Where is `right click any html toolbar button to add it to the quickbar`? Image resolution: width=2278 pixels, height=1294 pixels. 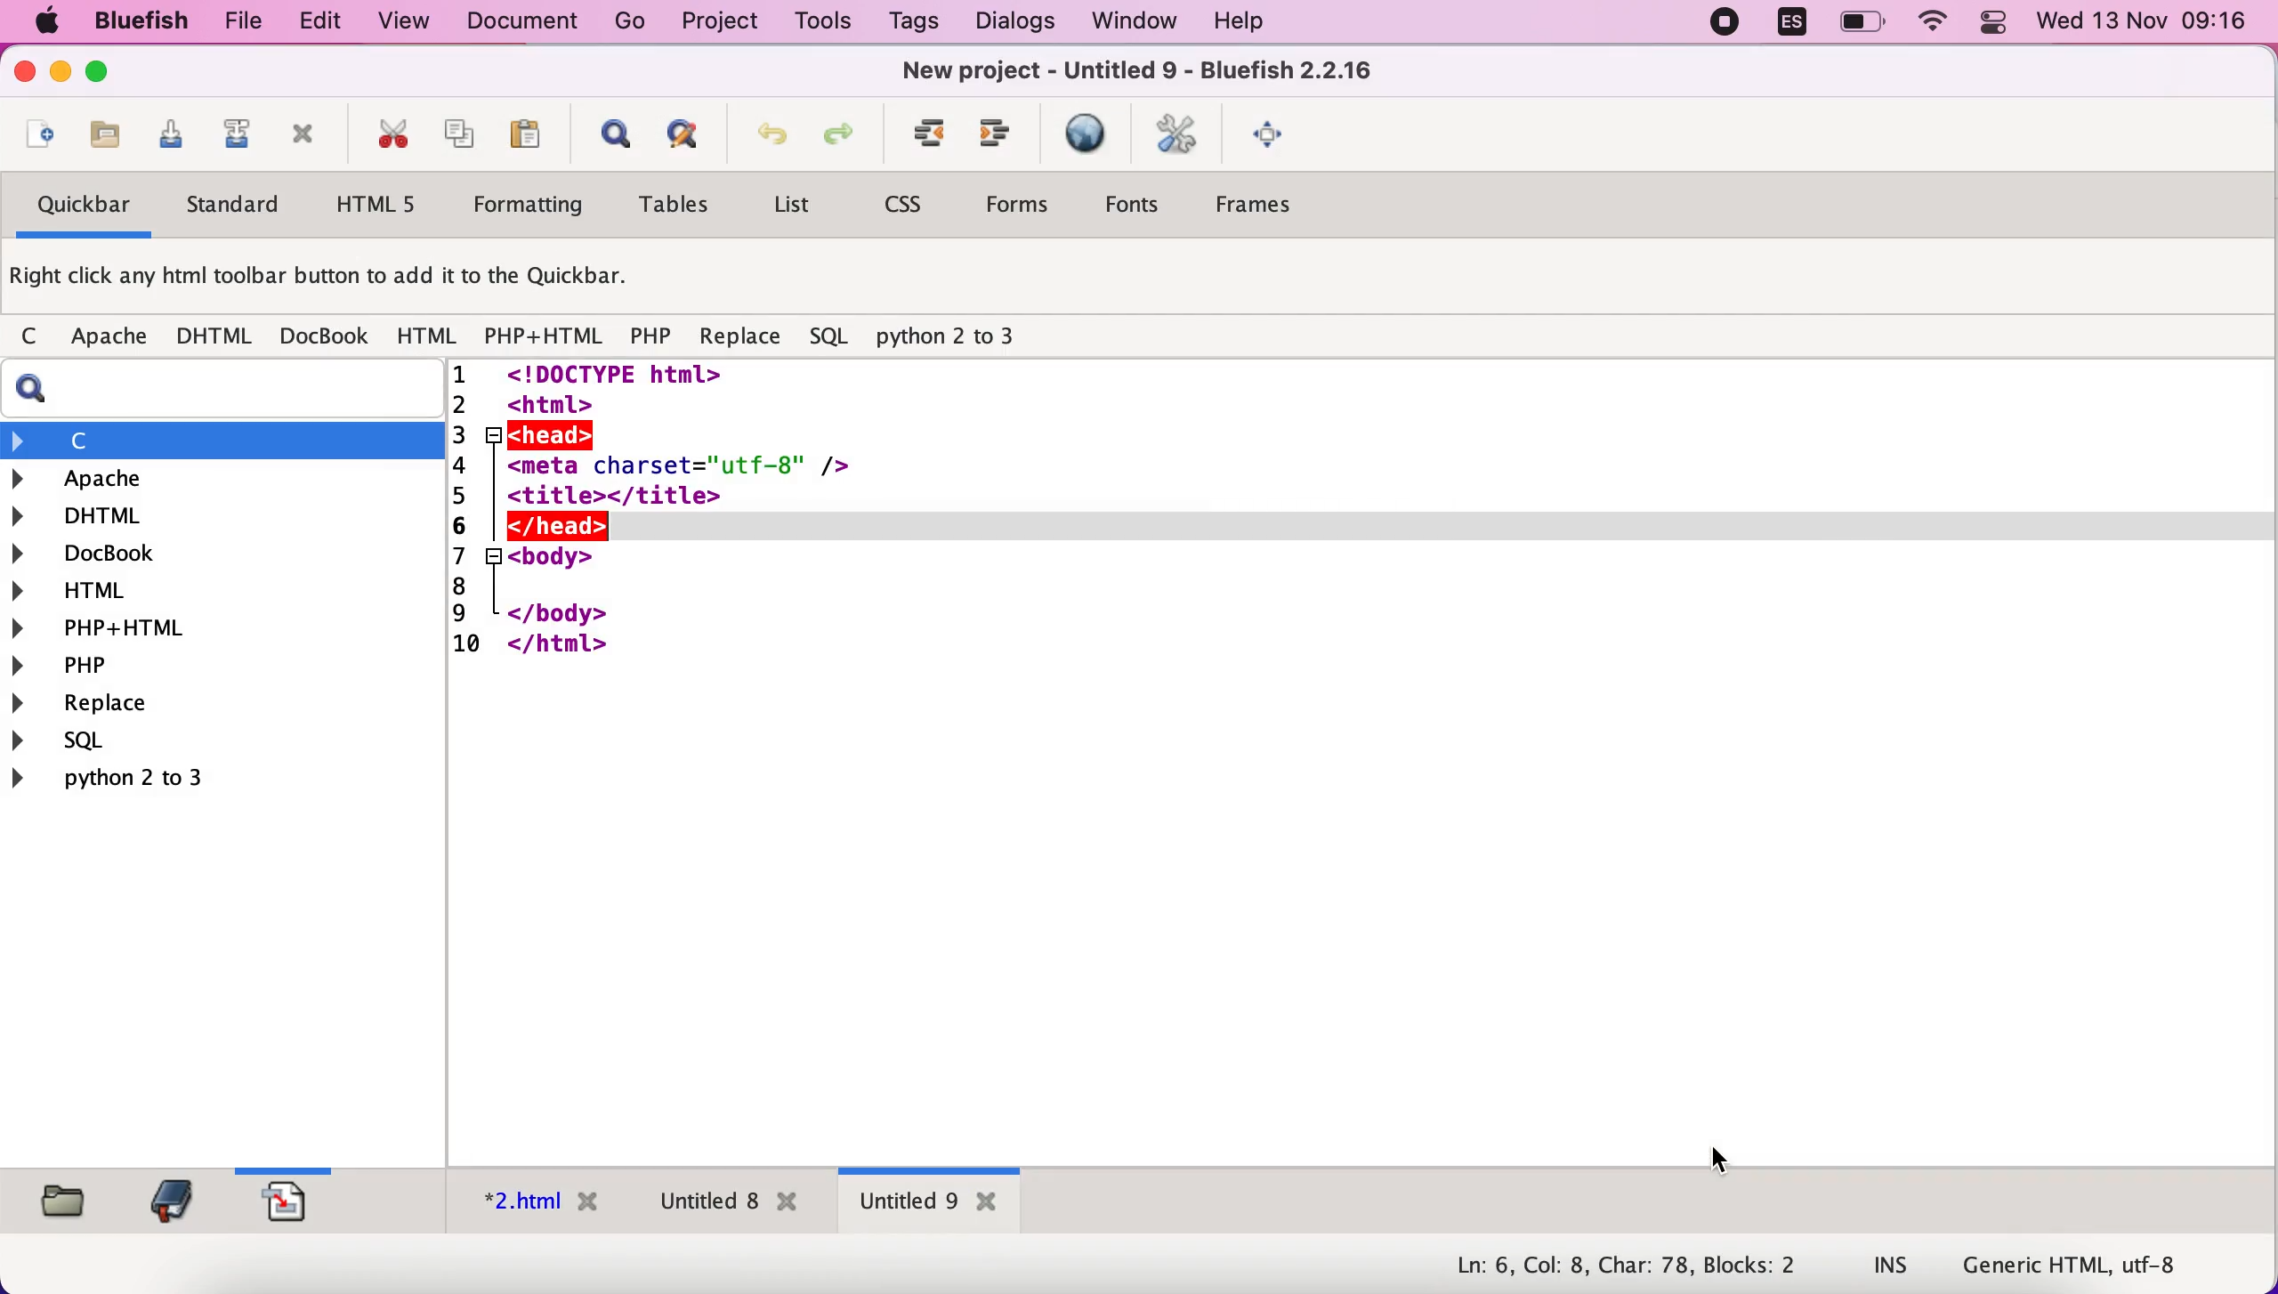
right click any html toolbar button to add it to the quickbar is located at coordinates (330, 281).